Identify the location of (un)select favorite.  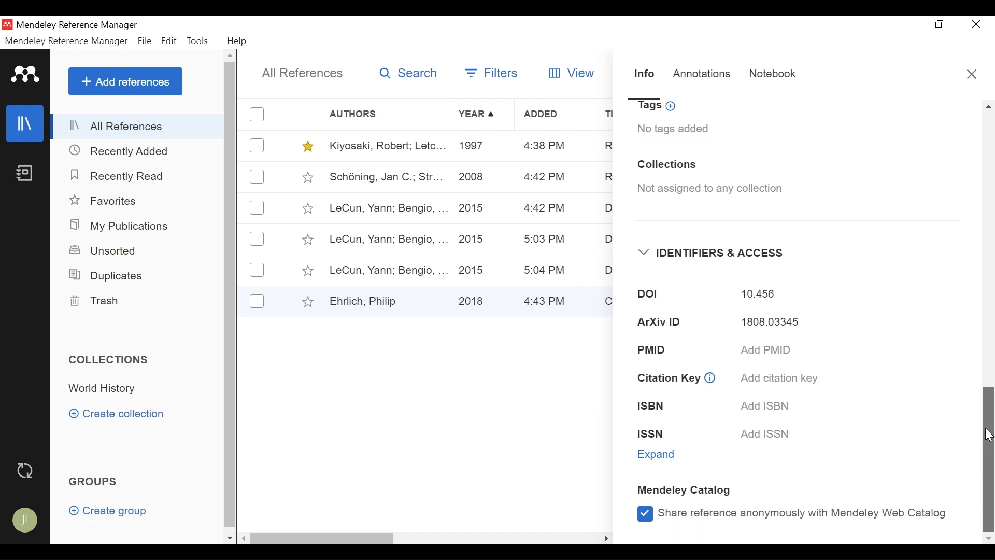
(307, 272).